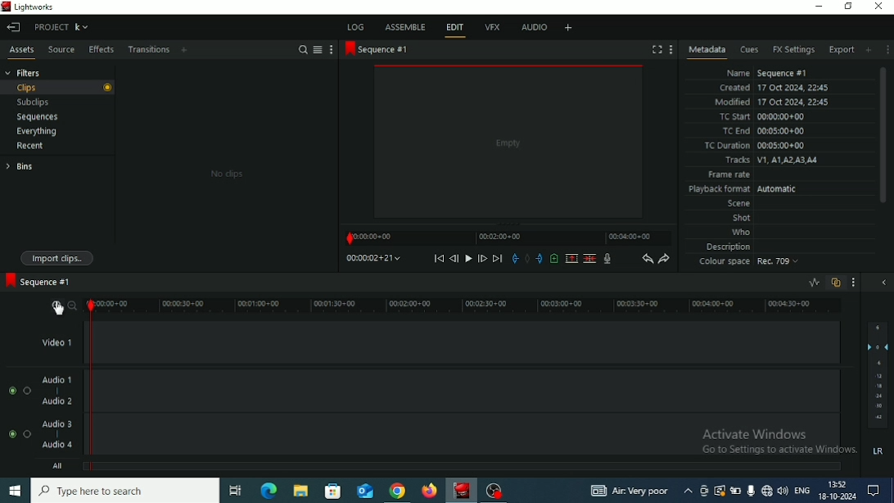 This screenshot has width=894, height=503. Describe the element at coordinates (532, 27) in the screenshot. I see `AUDIO` at that location.